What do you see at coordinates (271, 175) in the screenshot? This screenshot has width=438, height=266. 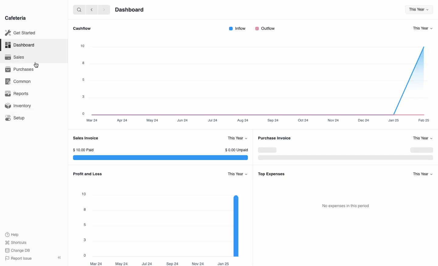 I see `Top Expenses` at bounding box center [271, 175].